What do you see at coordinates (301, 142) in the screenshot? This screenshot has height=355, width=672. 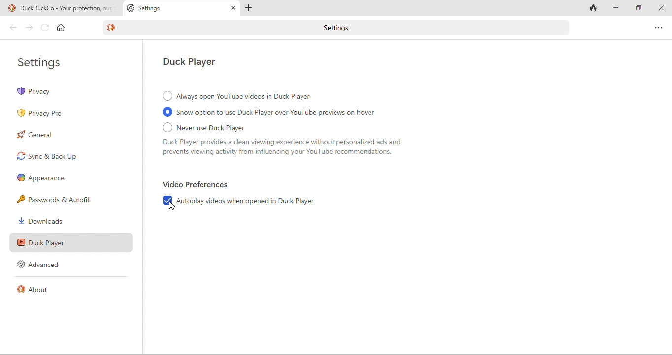 I see `never use duckplayer` at bounding box center [301, 142].